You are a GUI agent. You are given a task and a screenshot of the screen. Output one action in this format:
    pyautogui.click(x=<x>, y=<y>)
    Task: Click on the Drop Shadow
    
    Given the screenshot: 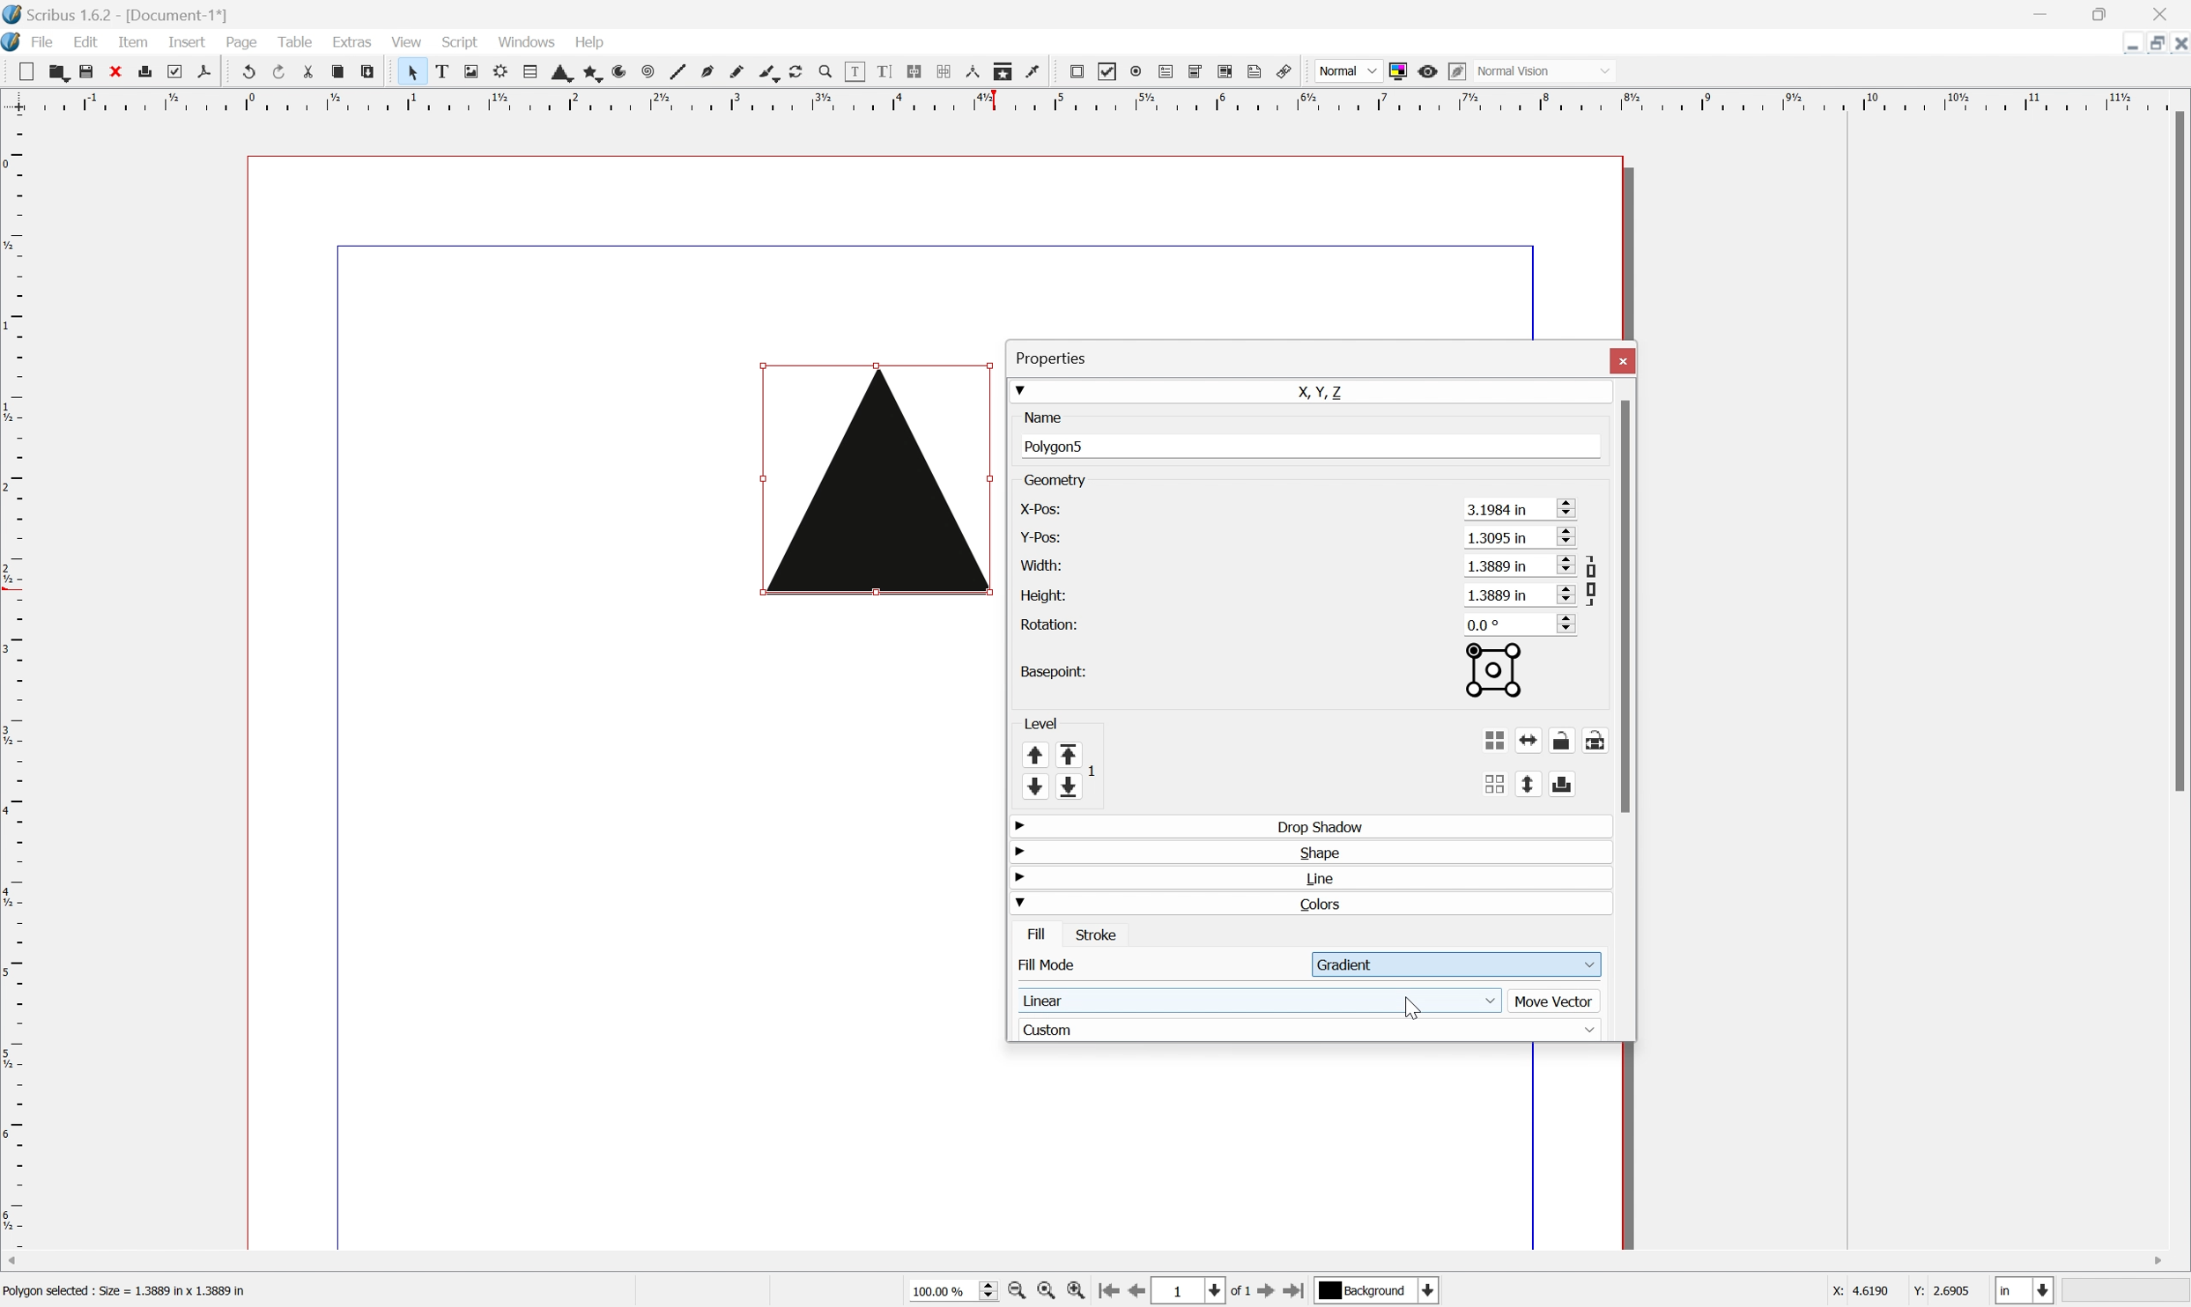 What is the action you would take?
    pyautogui.click(x=1329, y=825)
    